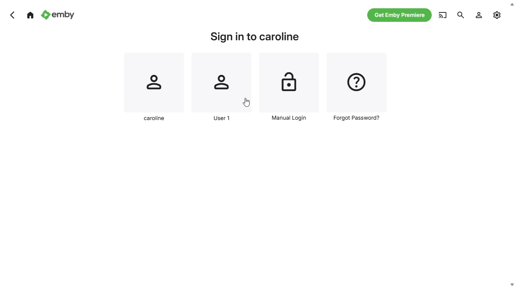  Describe the element at coordinates (355, 88) in the screenshot. I see `forgot password?` at that location.